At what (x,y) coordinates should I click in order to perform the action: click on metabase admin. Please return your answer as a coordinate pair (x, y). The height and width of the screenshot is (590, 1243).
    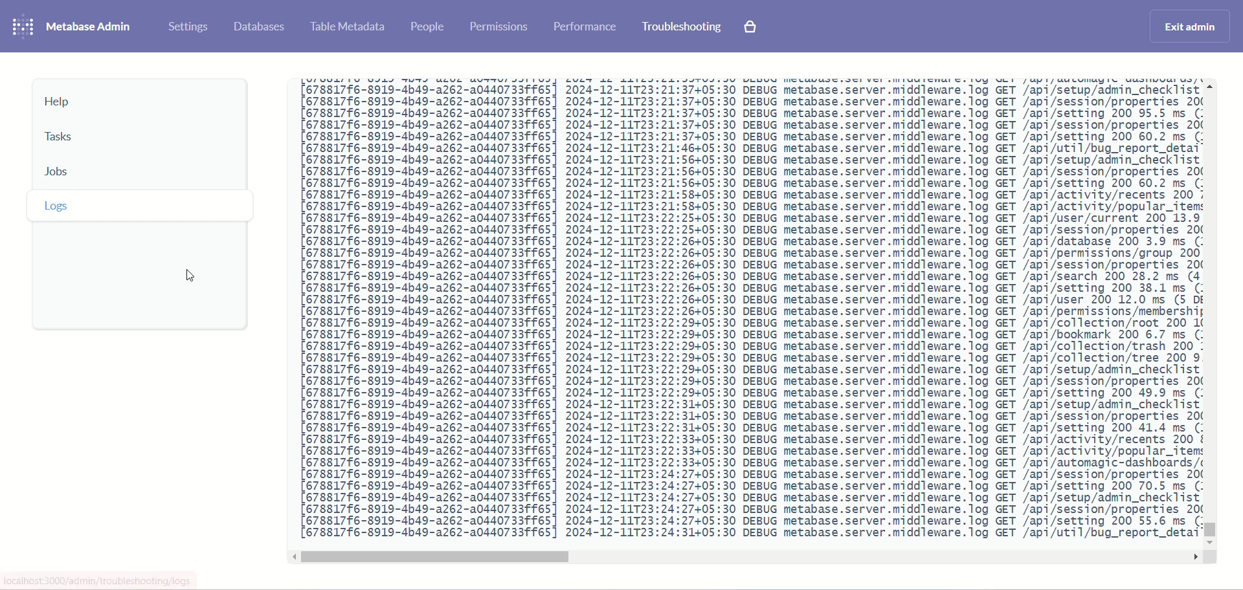
    Looking at the image, I should click on (91, 27).